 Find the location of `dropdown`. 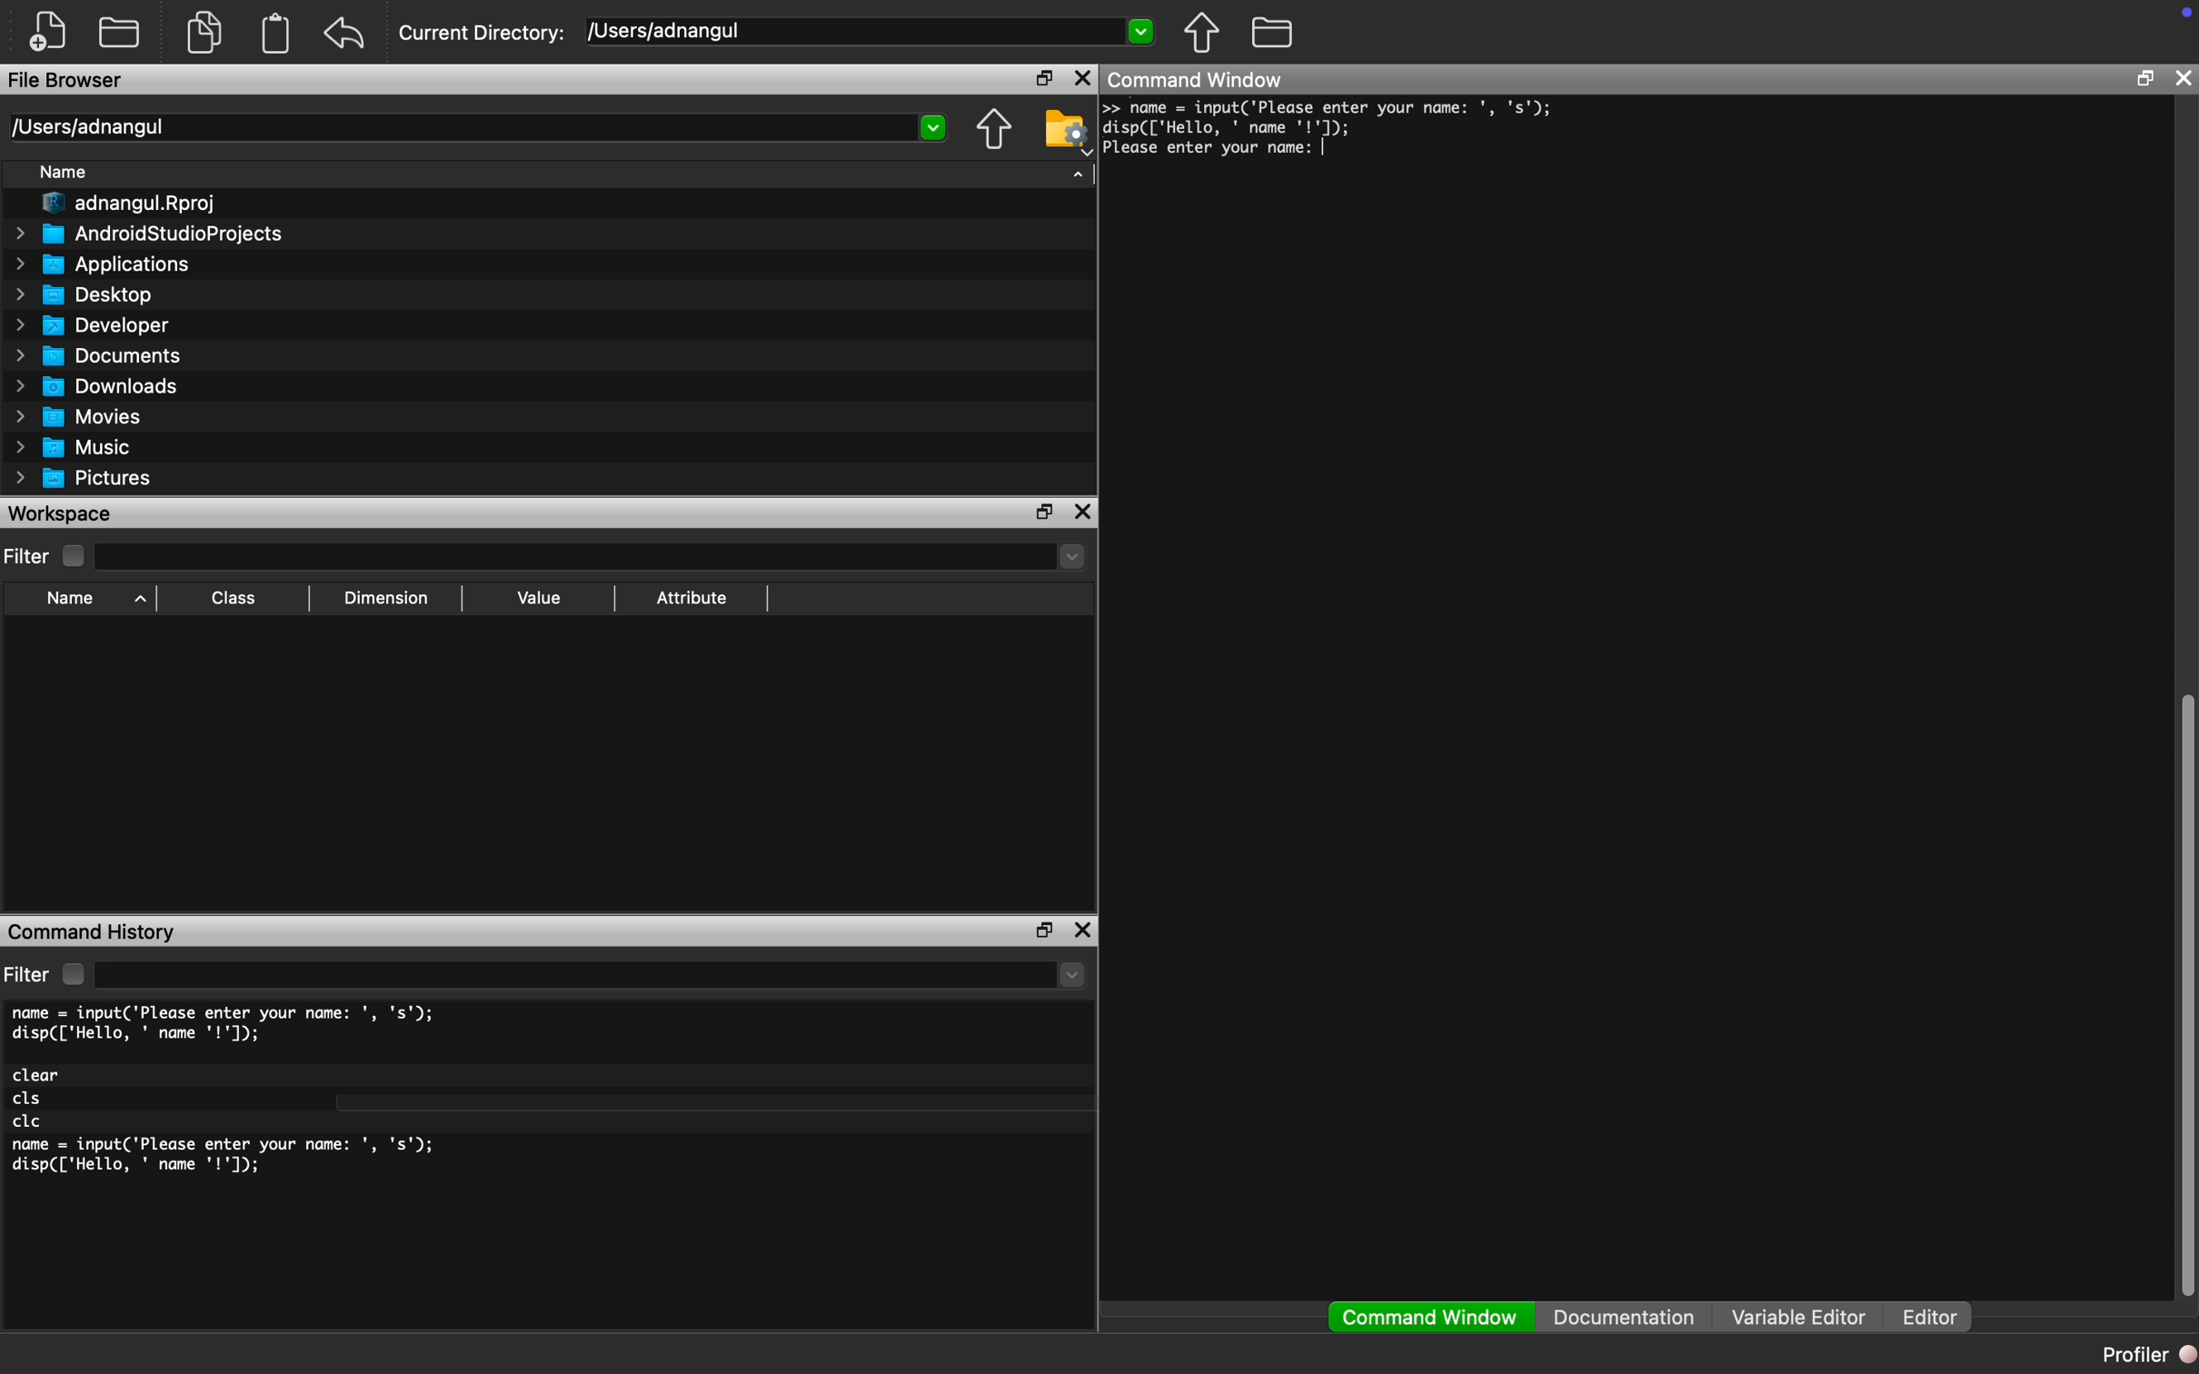

dropdown is located at coordinates (935, 128).